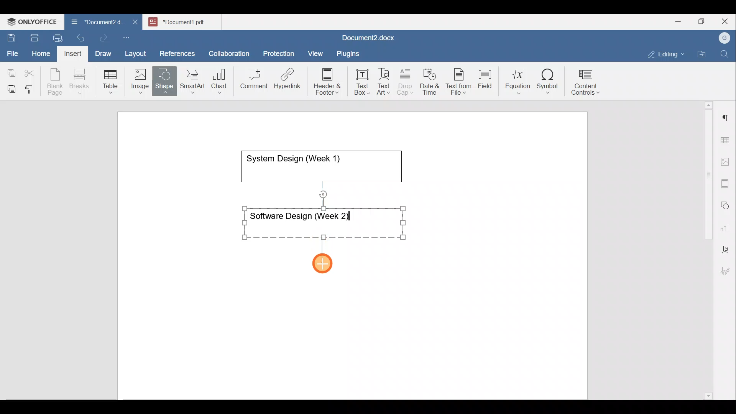 This screenshot has height=414, width=736. What do you see at coordinates (32, 87) in the screenshot?
I see `Copy style` at bounding box center [32, 87].